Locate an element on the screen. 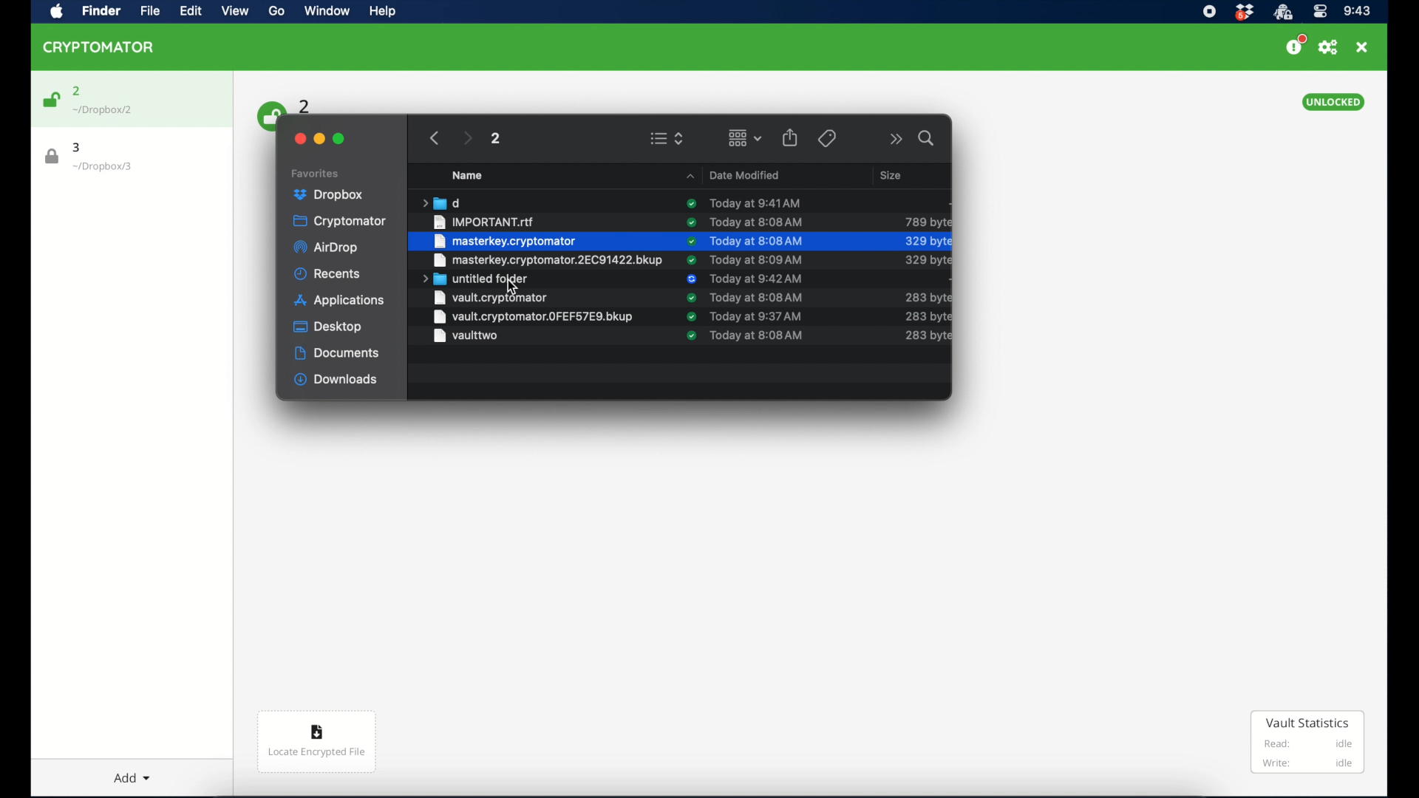  cryptomator is located at coordinates (339, 222).